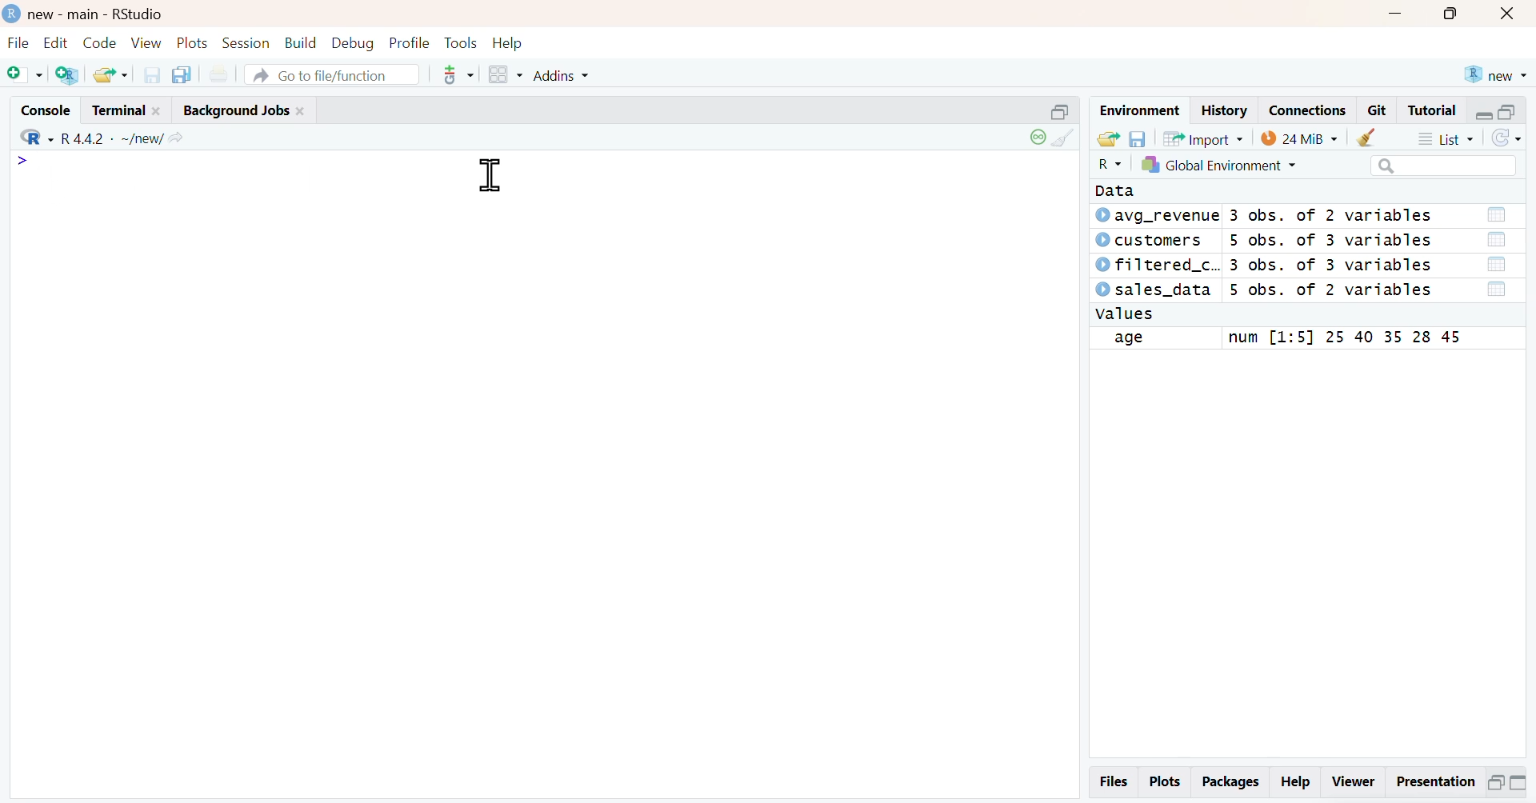 Image resolution: width=1536 pixels, height=803 pixels. Describe the element at coordinates (1109, 164) in the screenshot. I see `Select Language - R` at that location.